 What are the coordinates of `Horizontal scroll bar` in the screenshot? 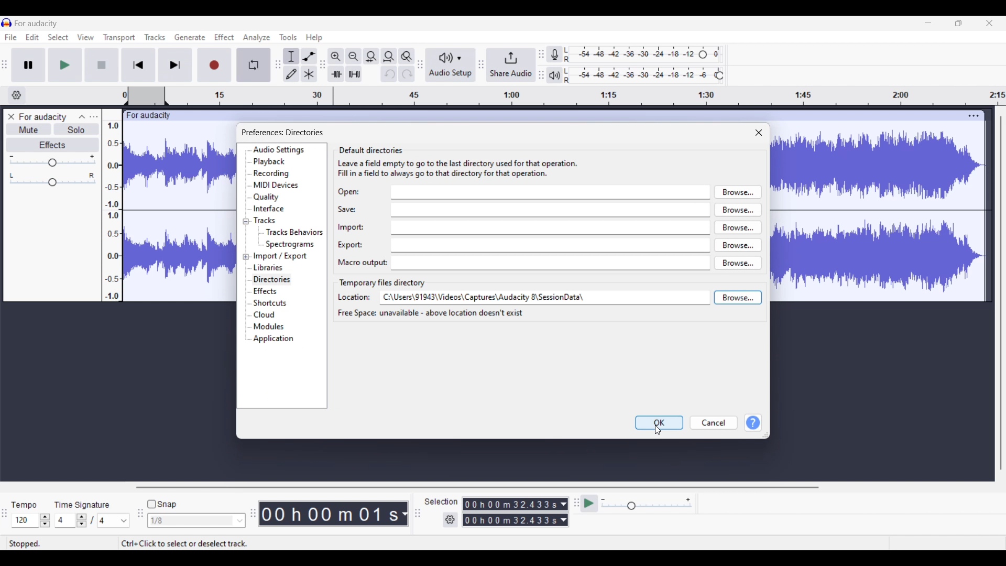 It's located at (476, 487).